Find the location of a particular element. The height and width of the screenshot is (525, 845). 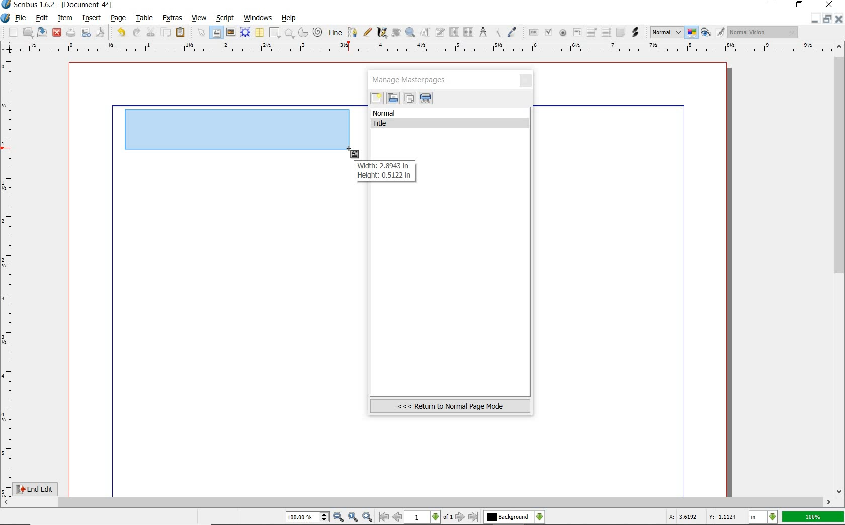

1 is located at coordinates (423, 517).